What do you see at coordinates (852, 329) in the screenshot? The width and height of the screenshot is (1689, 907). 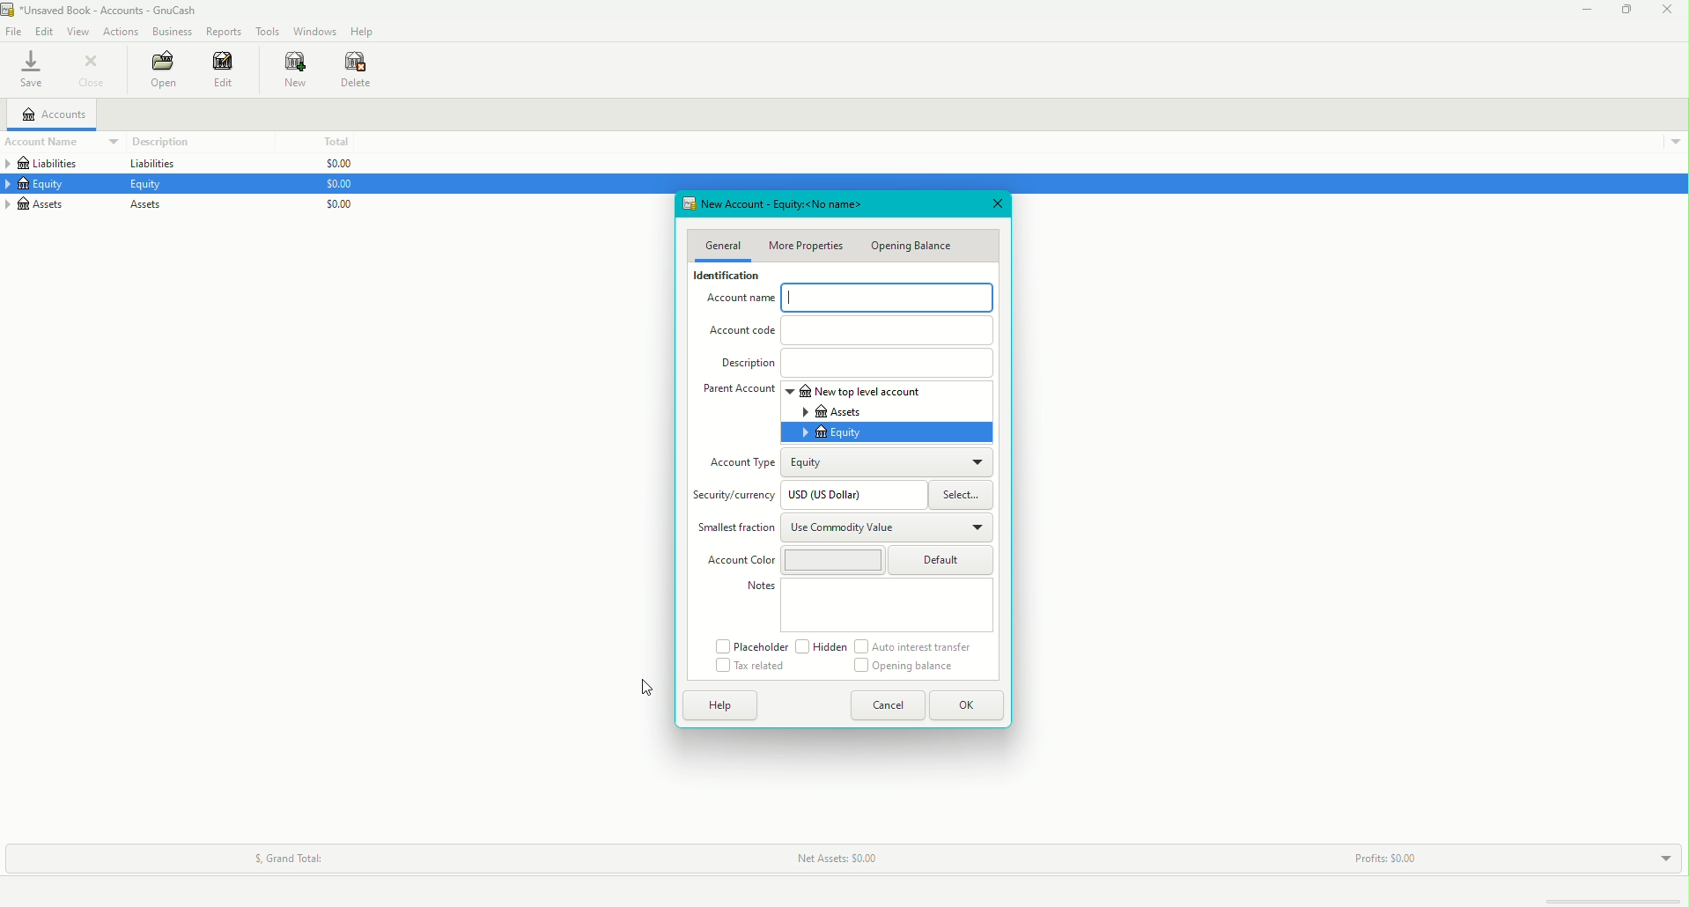 I see `Account Code` at bounding box center [852, 329].